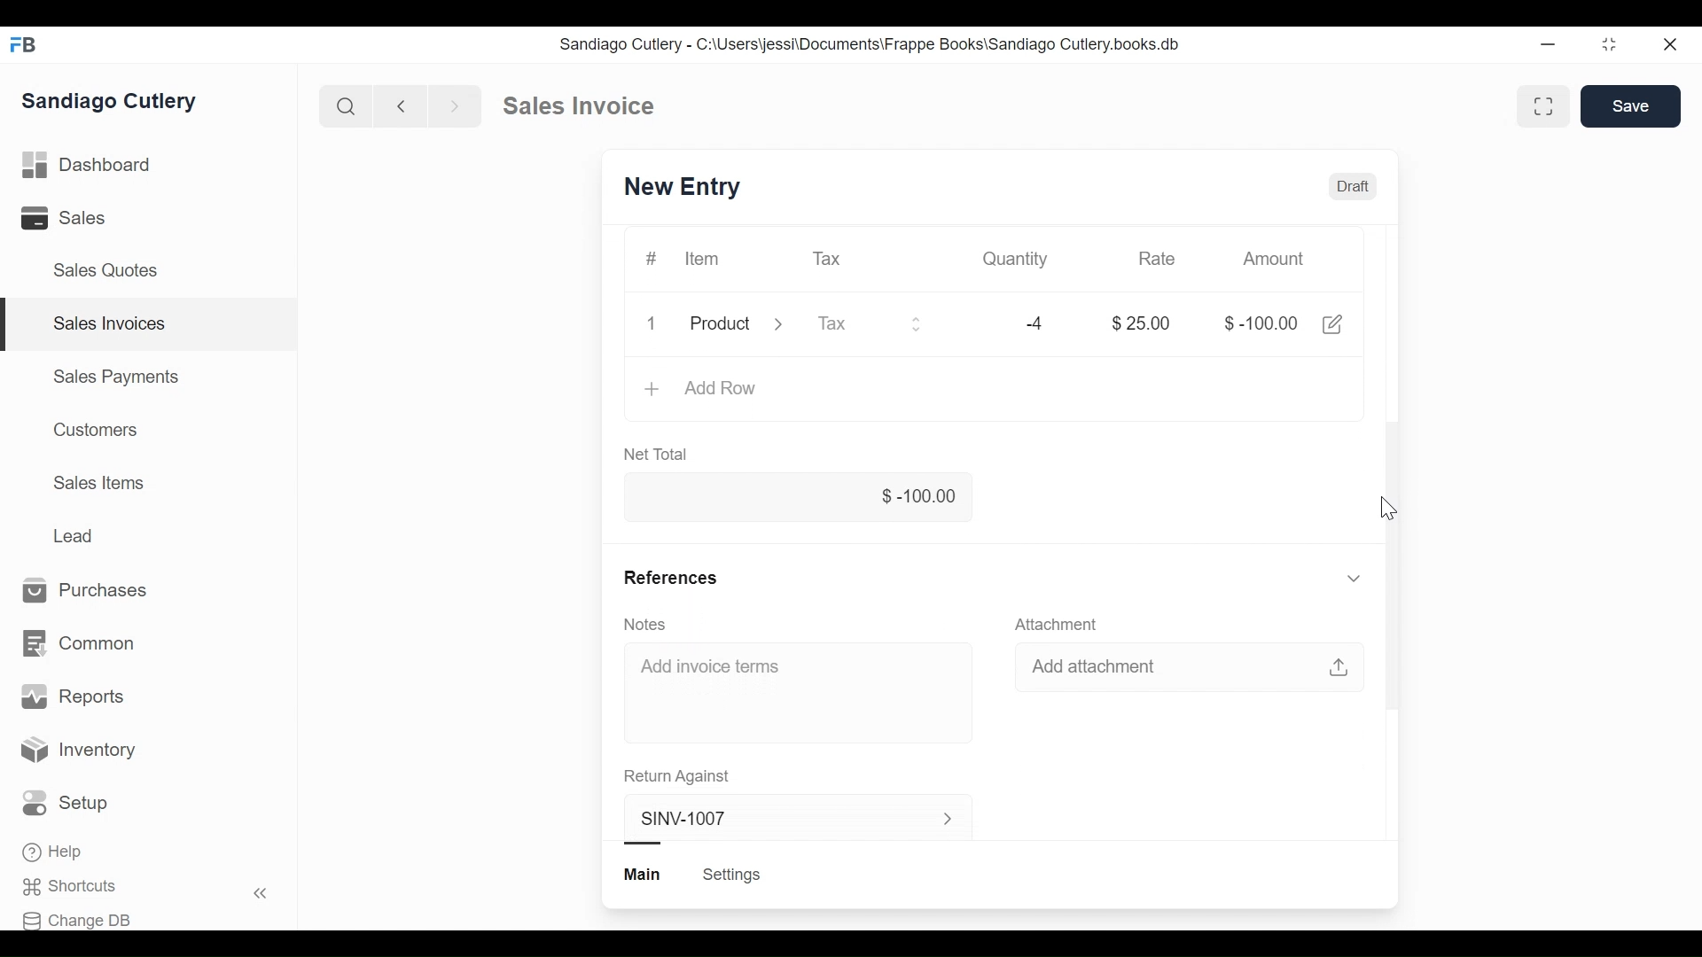  I want to click on Vertical scrollbar, so click(1395, 564).